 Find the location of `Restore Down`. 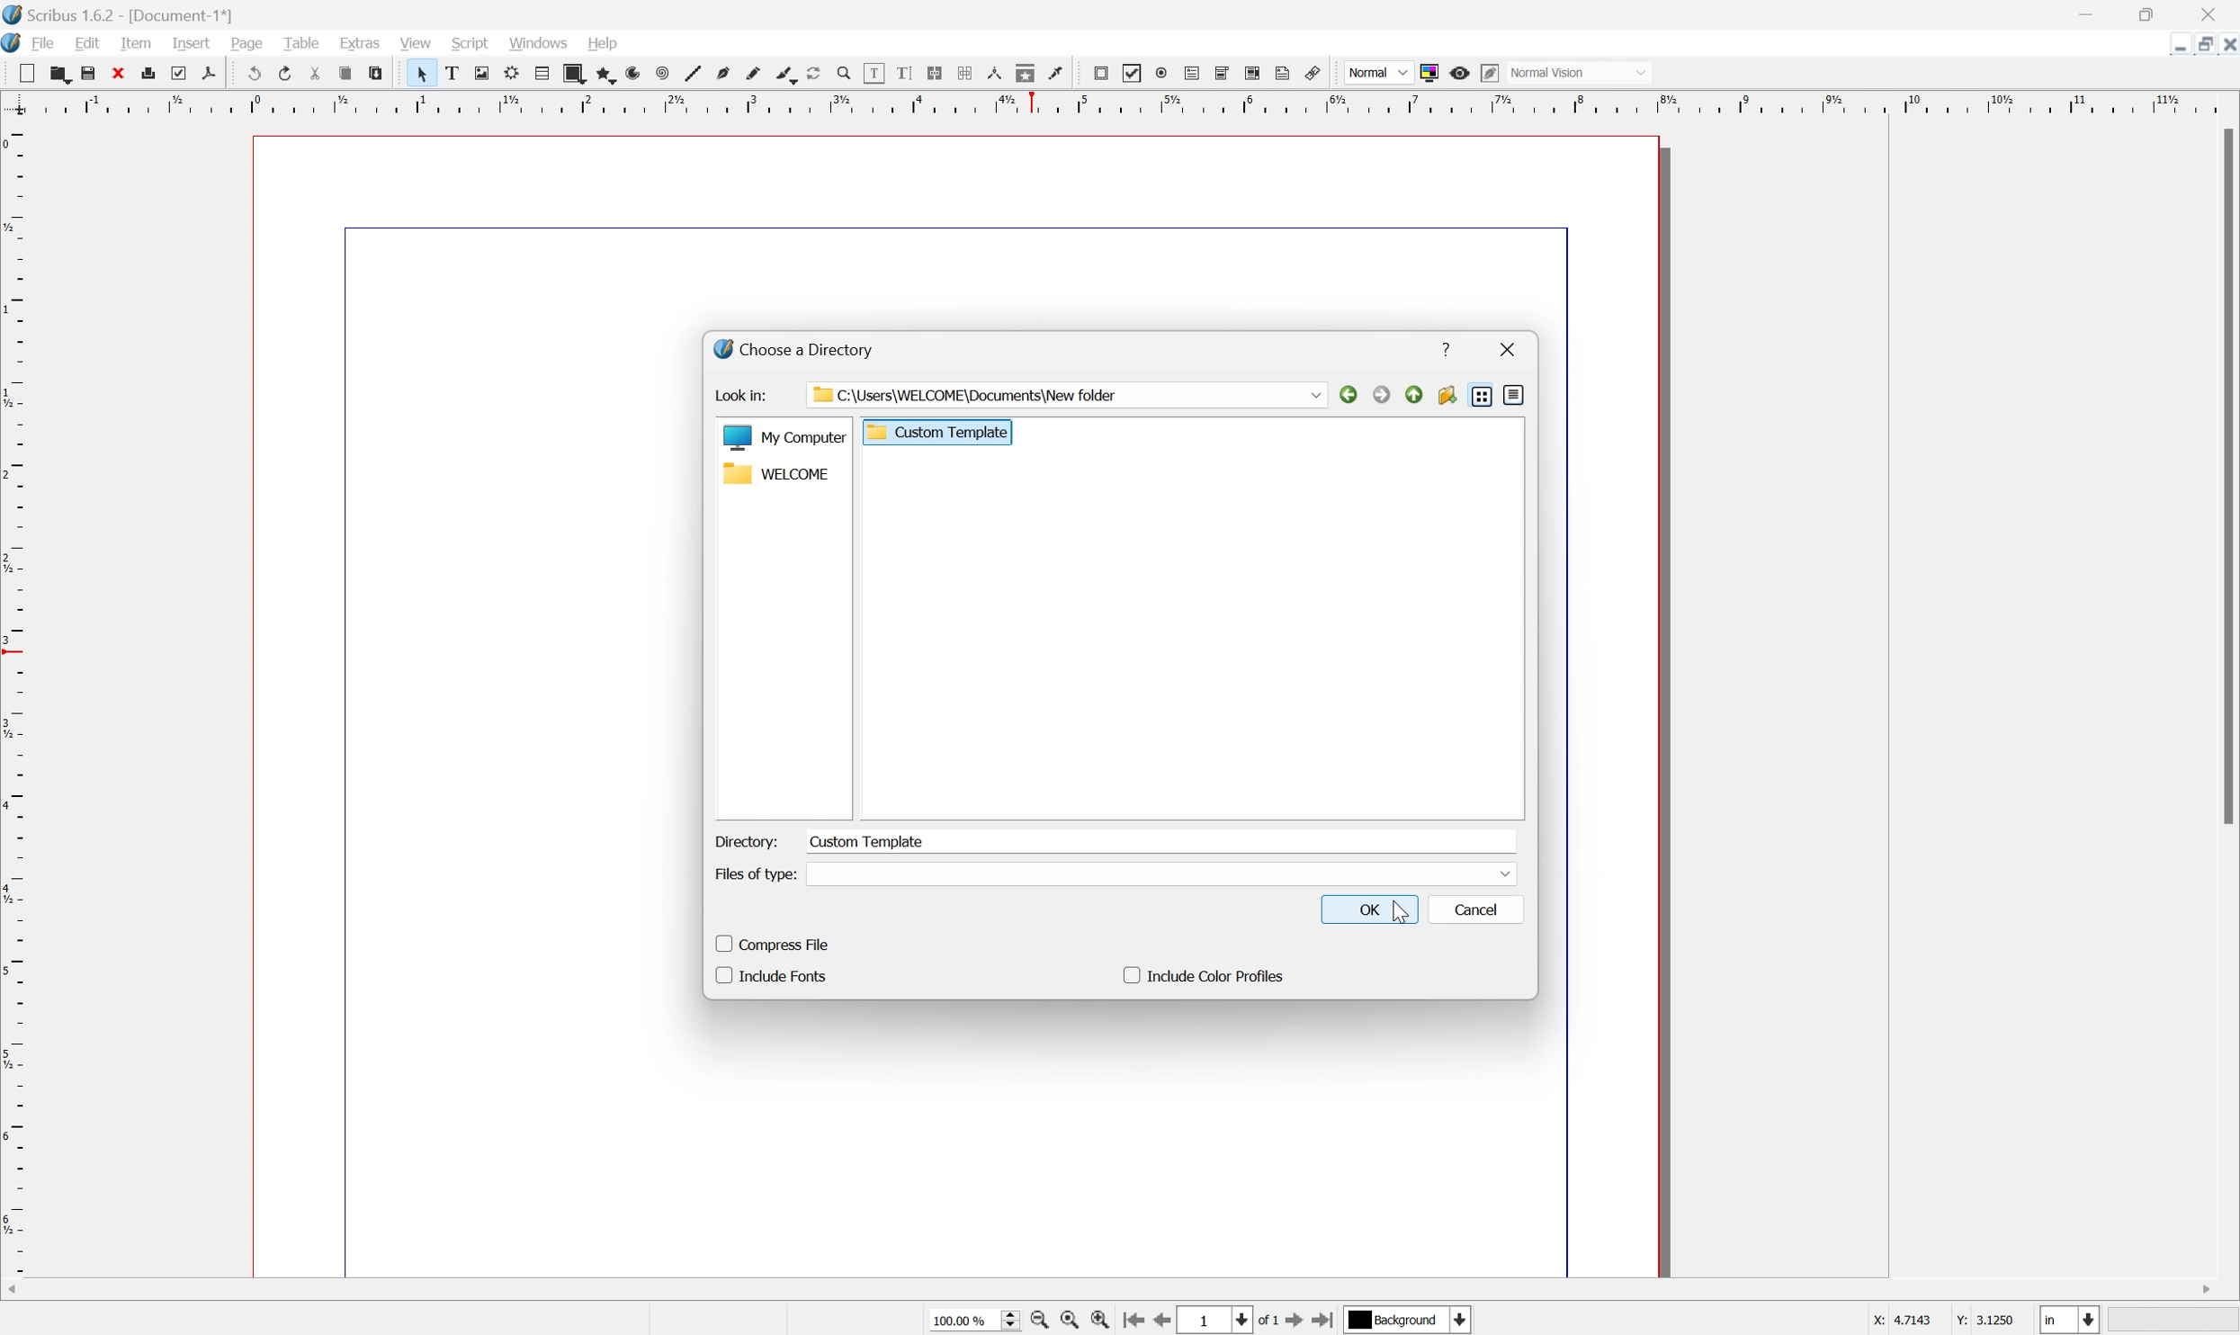

Restore Down is located at coordinates (2202, 46).